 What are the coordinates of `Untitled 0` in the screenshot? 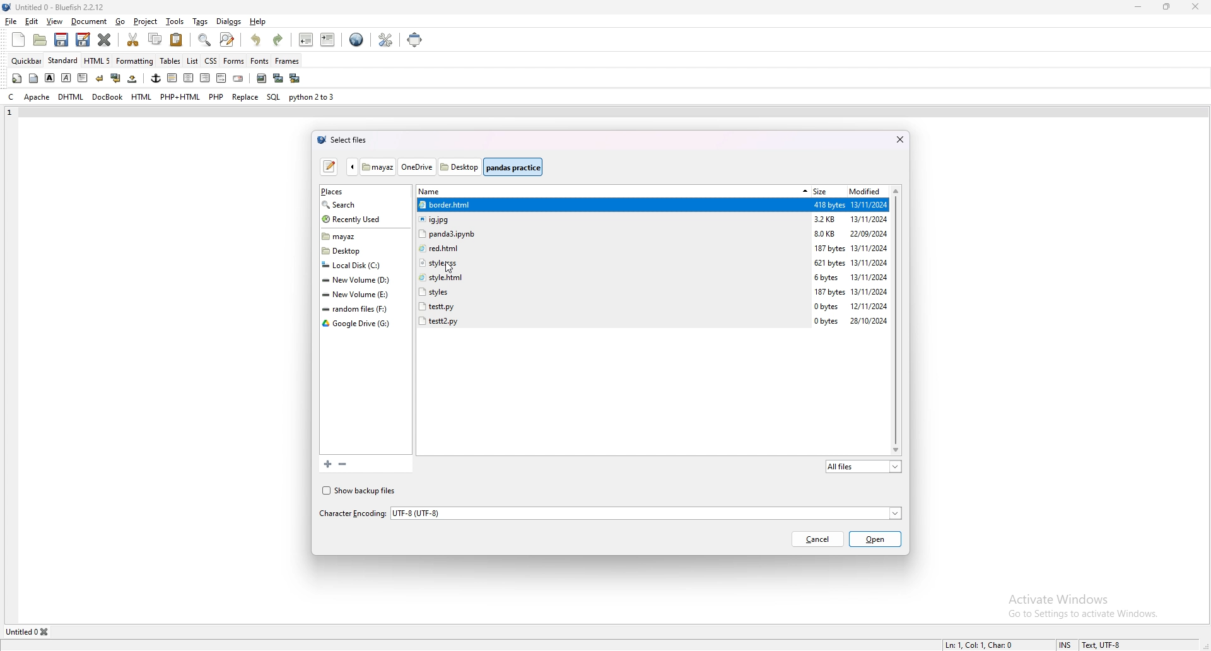 It's located at (21, 632).